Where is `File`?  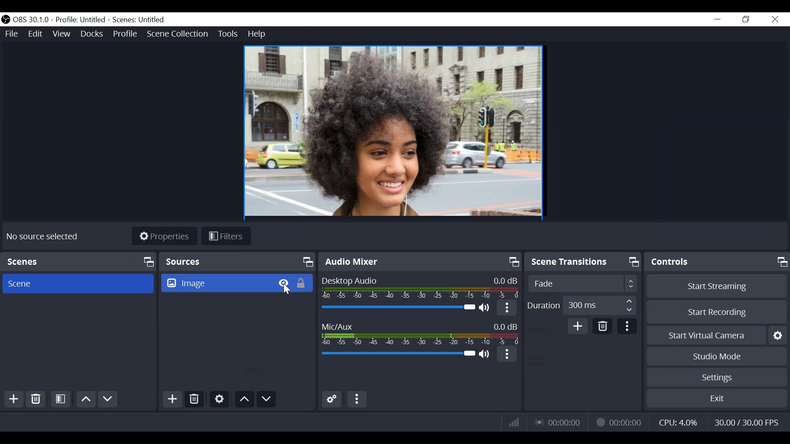
File is located at coordinates (11, 32).